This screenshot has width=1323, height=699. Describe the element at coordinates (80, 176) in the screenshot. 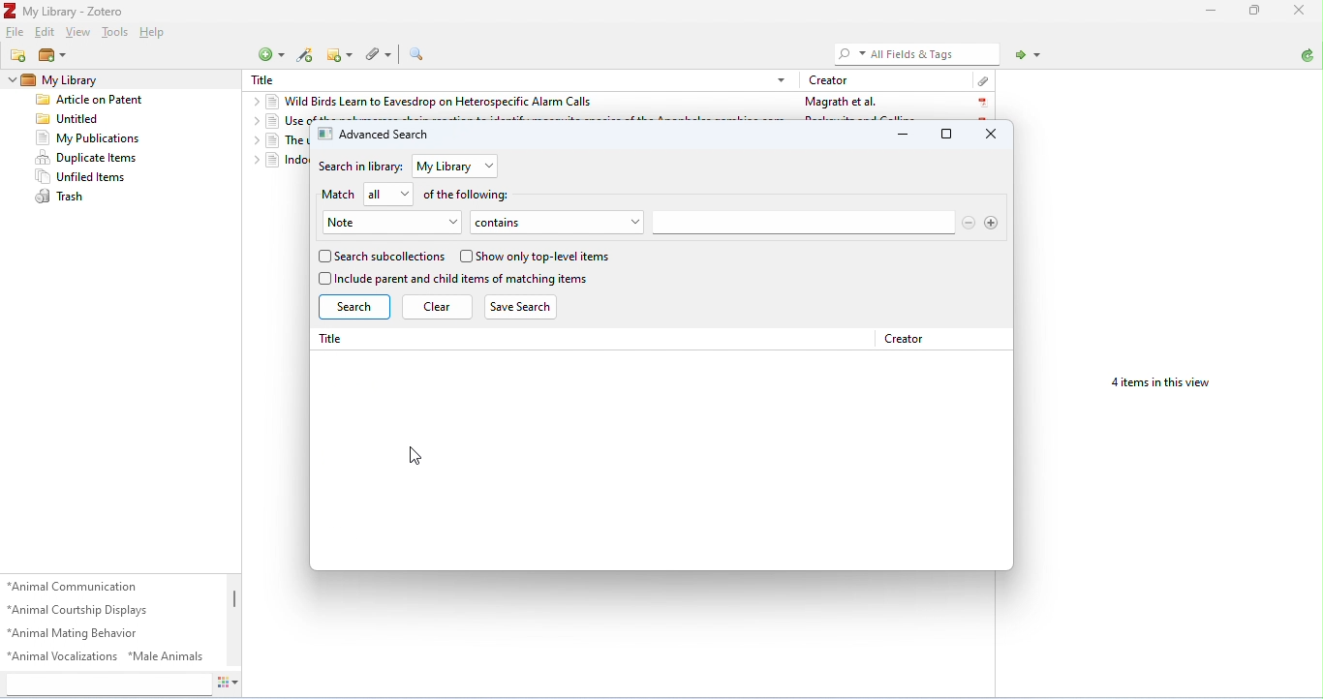

I see `unfiled items` at that location.